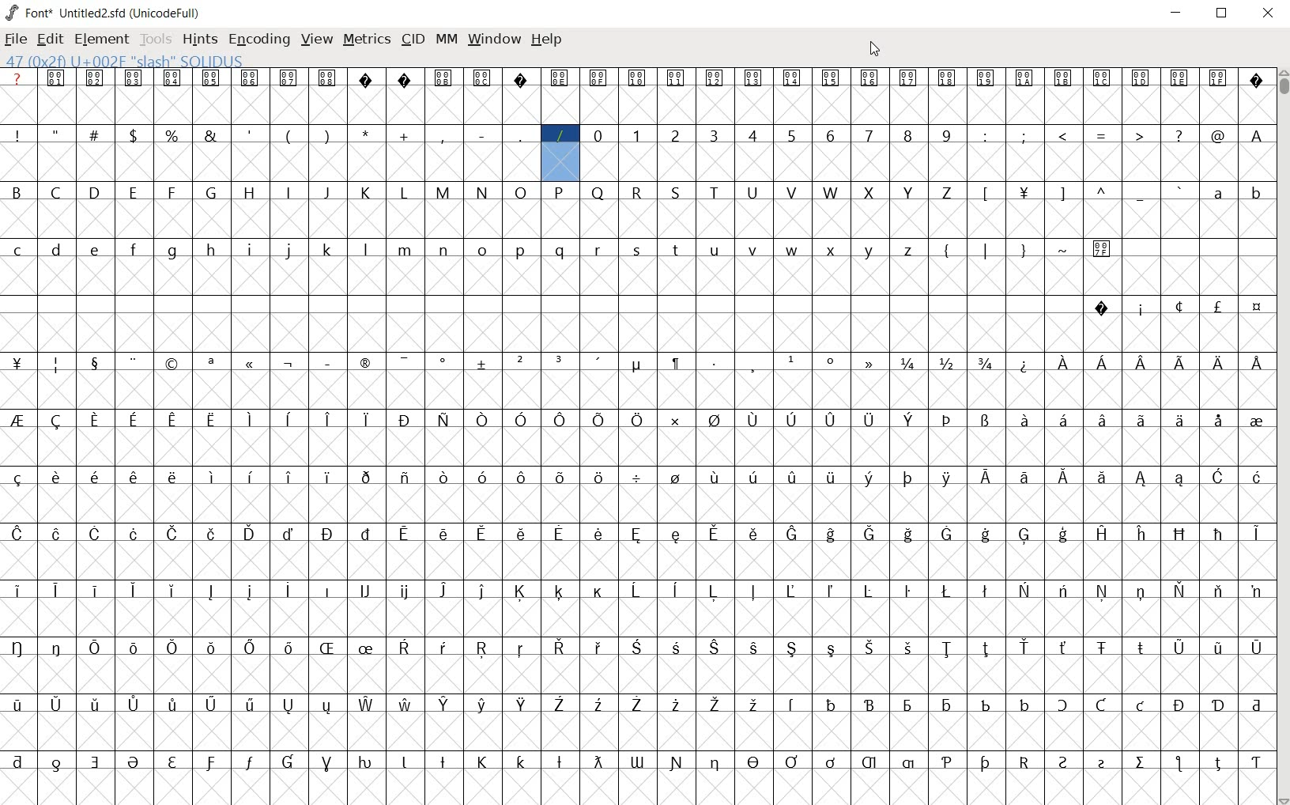 The width and height of the screenshot is (1290, 805). What do you see at coordinates (173, 477) in the screenshot?
I see `glyph` at bounding box center [173, 477].